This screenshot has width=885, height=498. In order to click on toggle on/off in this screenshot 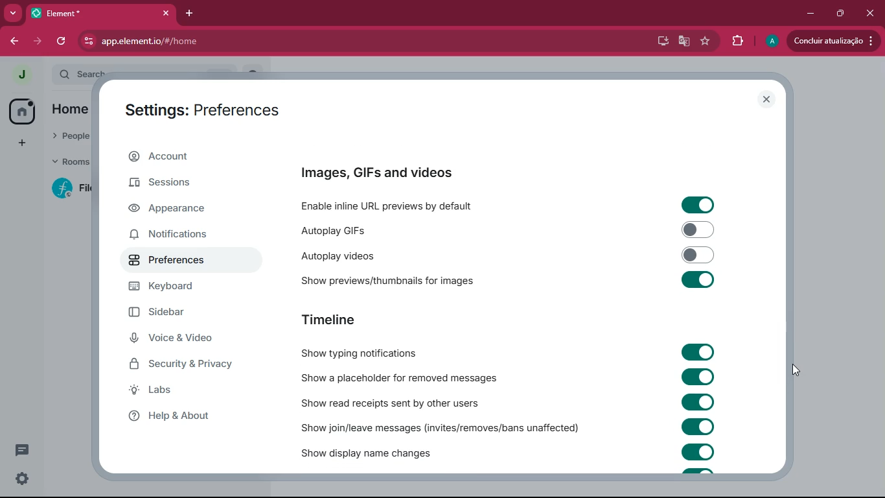, I will do `click(699, 377)`.